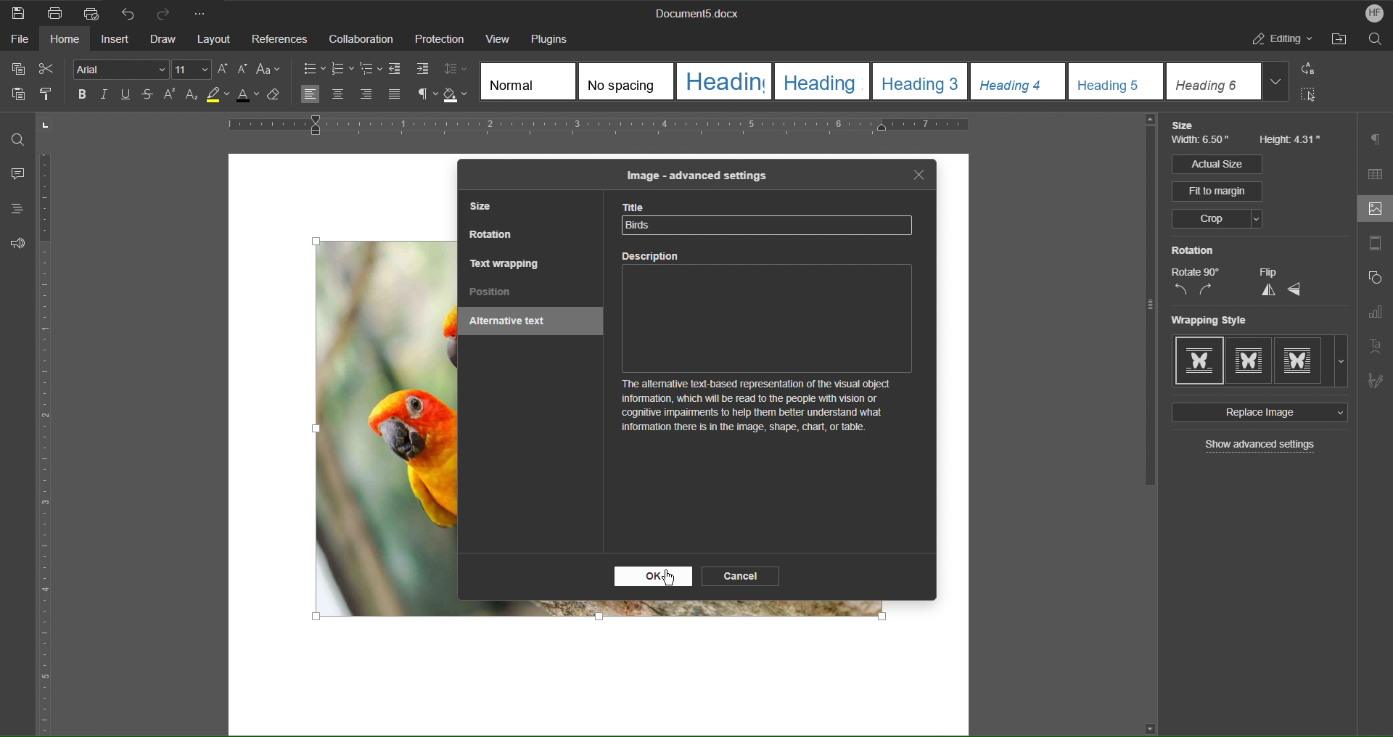  I want to click on Protection, so click(440, 39).